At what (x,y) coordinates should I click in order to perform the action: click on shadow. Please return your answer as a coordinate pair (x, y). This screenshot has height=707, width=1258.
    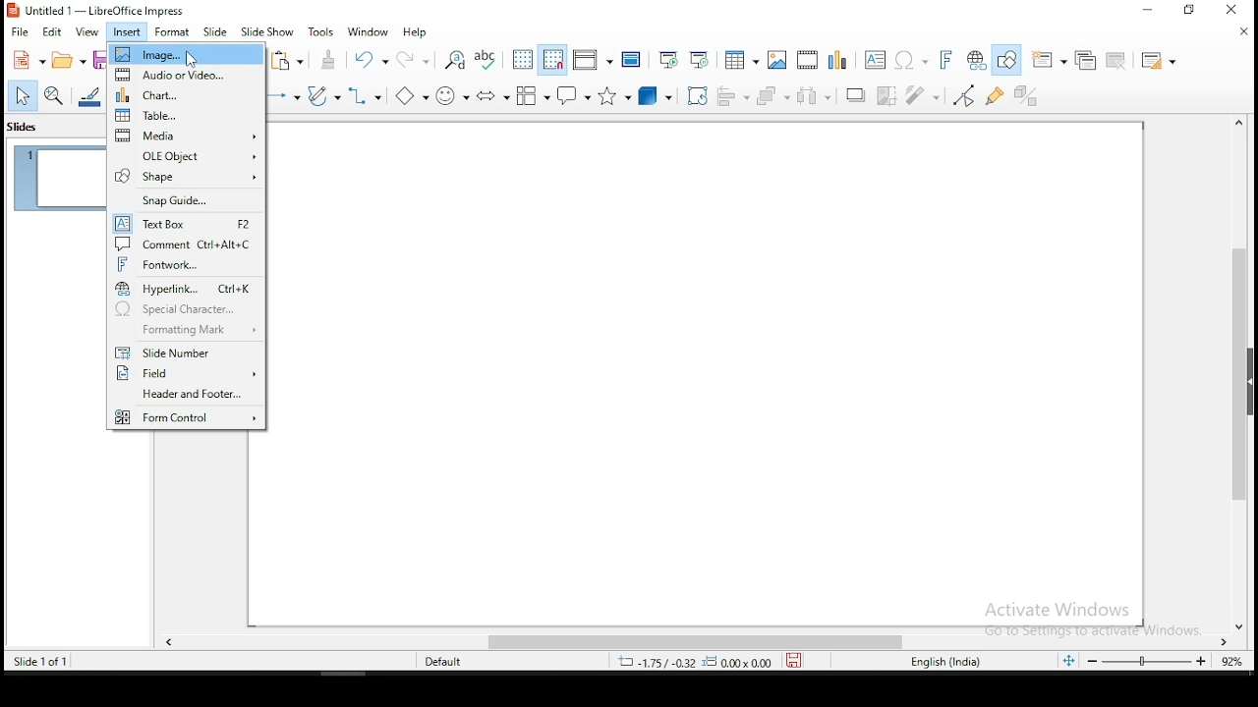
    Looking at the image, I should click on (856, 96).